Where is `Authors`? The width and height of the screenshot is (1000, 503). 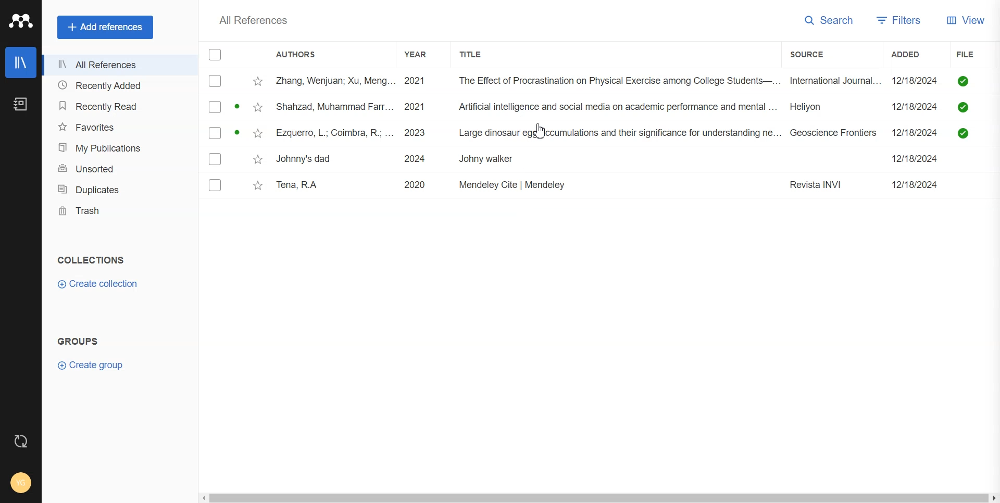 Authors is located at coordinates (301, 54).